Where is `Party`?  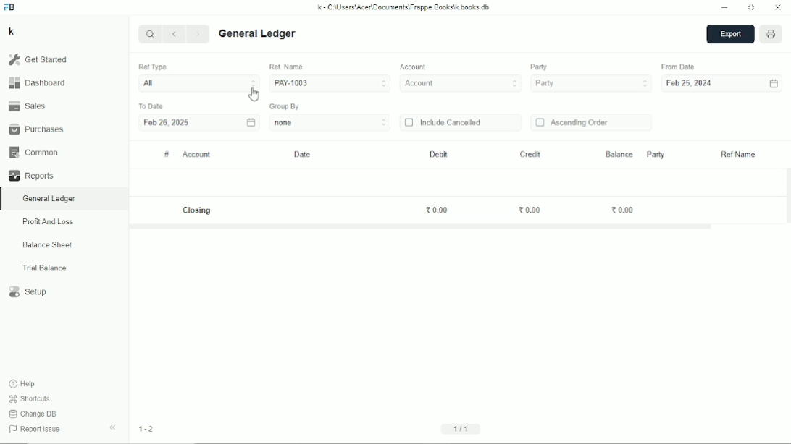 Party is located at coordinates (591, 84).